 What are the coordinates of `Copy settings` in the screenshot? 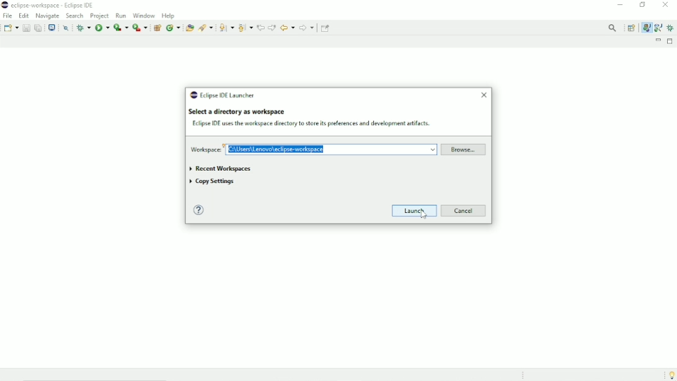 It's located at (216, 182).